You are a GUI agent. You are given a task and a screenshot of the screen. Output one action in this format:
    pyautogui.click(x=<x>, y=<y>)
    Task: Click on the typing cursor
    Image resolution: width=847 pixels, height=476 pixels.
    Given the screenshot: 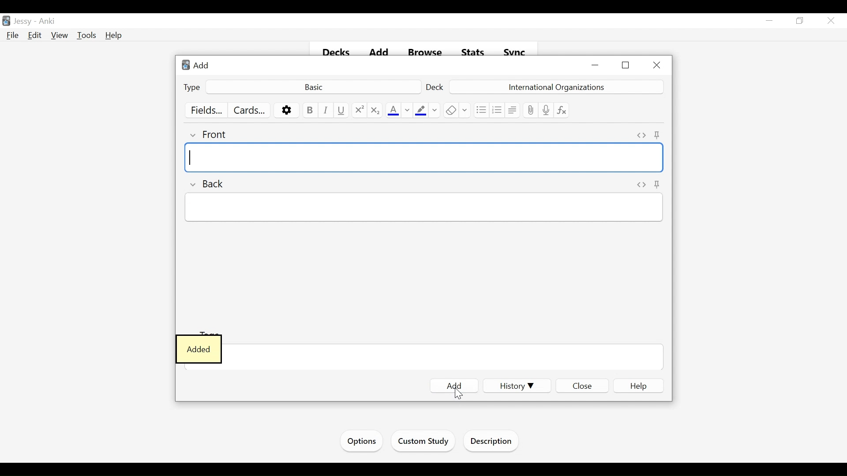 What is the action you would take?
    pyautogui.click(x=193, y=157)
    